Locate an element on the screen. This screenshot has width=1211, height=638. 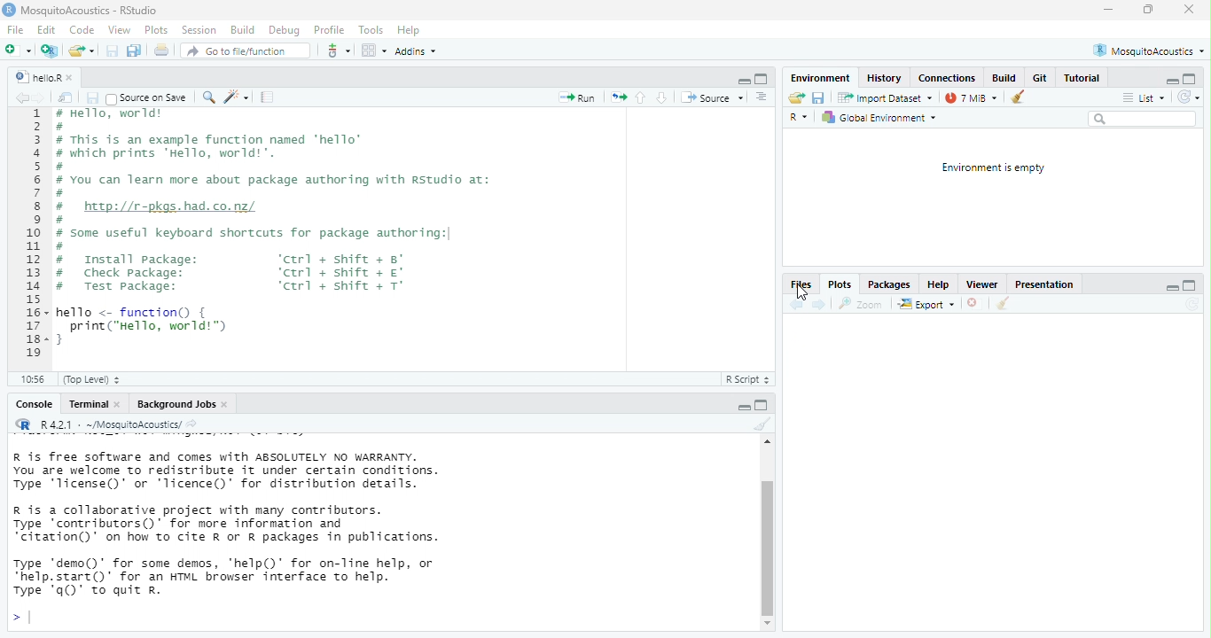
close is located at coordinates (977, 305).